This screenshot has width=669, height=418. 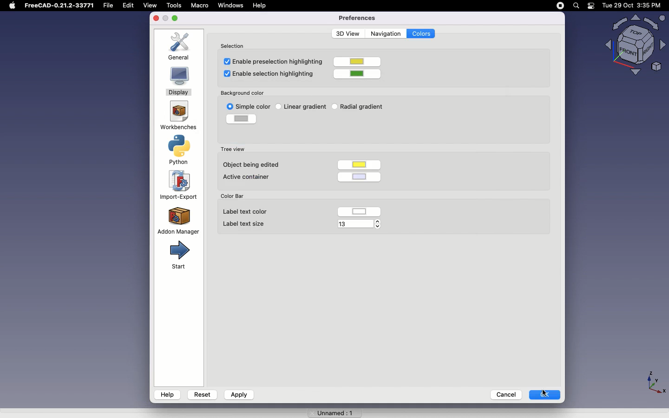 What do you see at coordinates (173, 5) in the screenshot?
I see `tools` at bounding box center [173, 5].